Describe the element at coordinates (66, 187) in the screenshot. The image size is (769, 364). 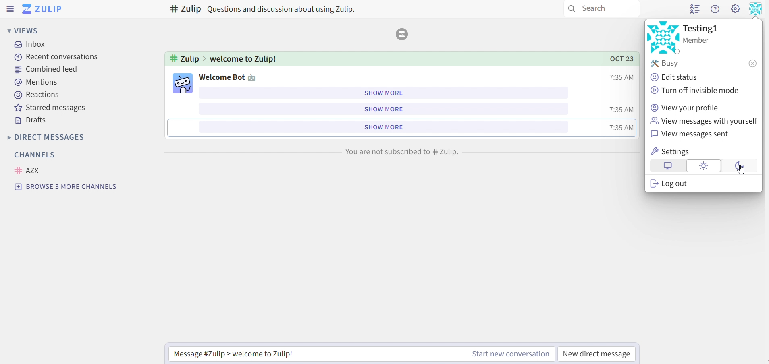
I see `browse 3 more channels` at that location.